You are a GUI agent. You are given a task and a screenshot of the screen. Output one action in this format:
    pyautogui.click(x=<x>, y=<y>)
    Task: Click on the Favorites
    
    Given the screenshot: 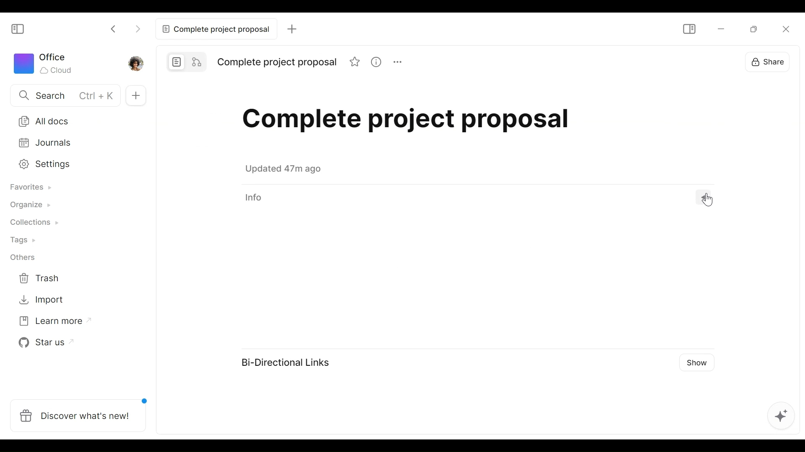 What is the action you would take?
    pyautogui.click(x=34, y=187)
    